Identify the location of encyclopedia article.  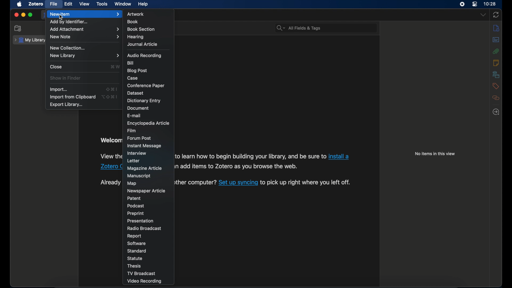
(148, 123).